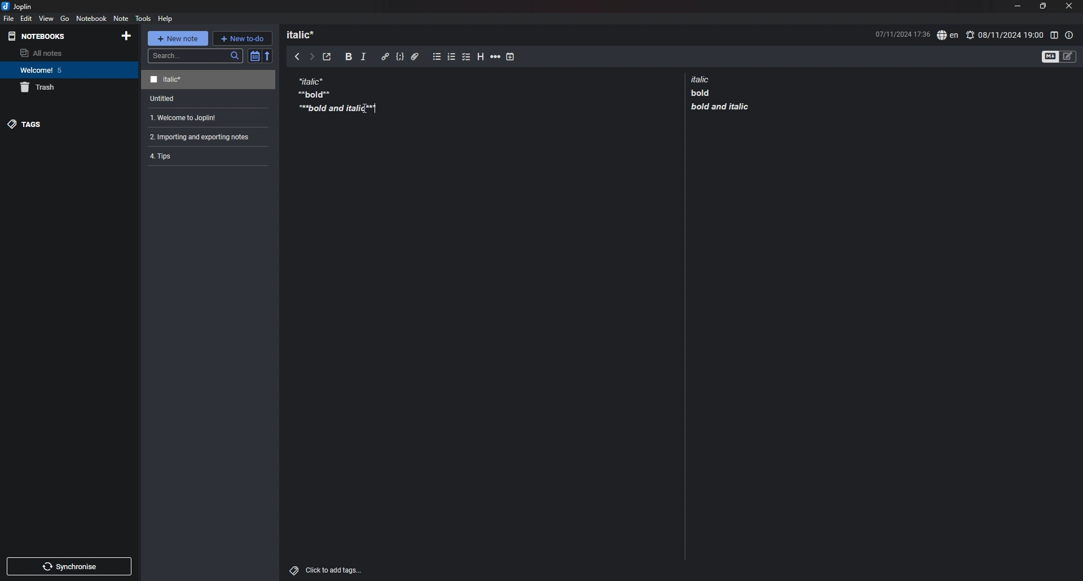 The image size is (1083, 581). I want to click on edit, so click(27, 18).